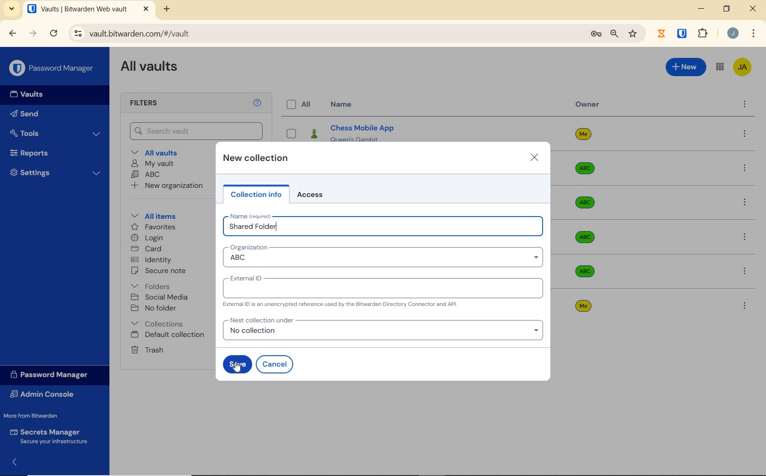  I want to click on backward, so click(13, 34).